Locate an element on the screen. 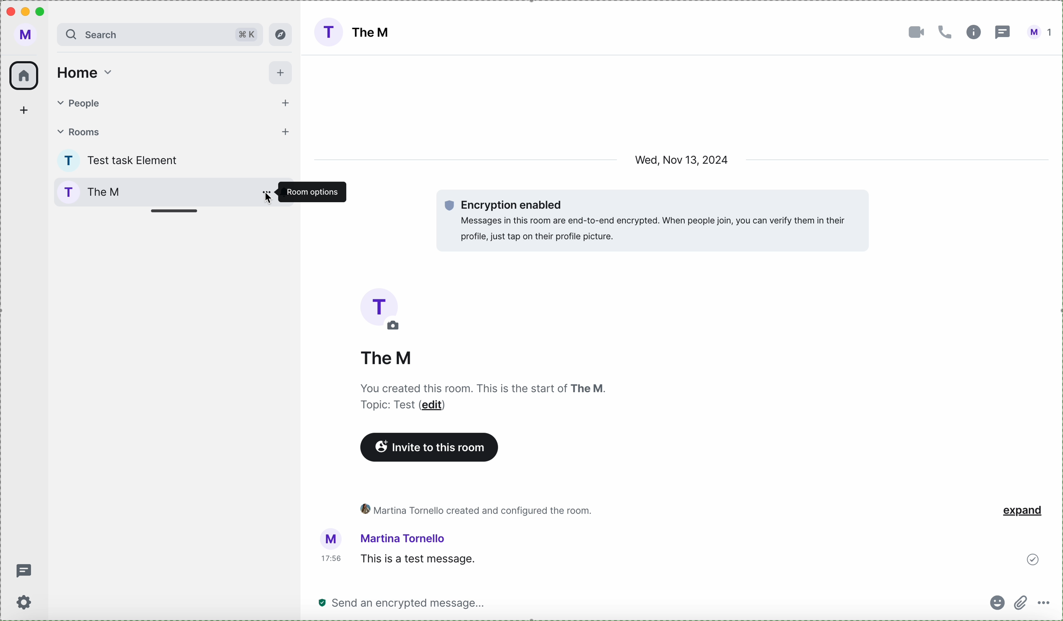 The width and height of the screenshot is (1063, 621). more options is located at coordinates (1044, 603).